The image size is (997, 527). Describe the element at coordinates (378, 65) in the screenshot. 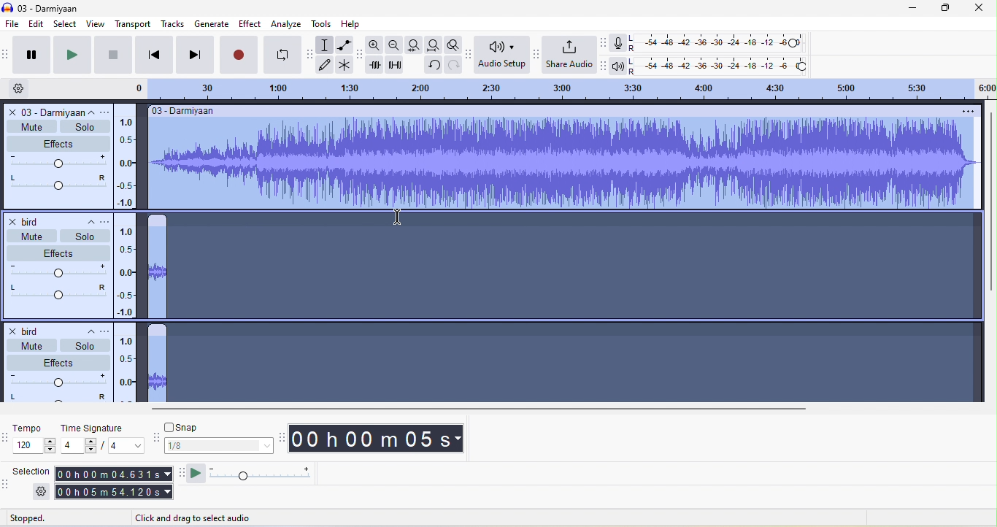

I see `trim audio outside selection` at that location.